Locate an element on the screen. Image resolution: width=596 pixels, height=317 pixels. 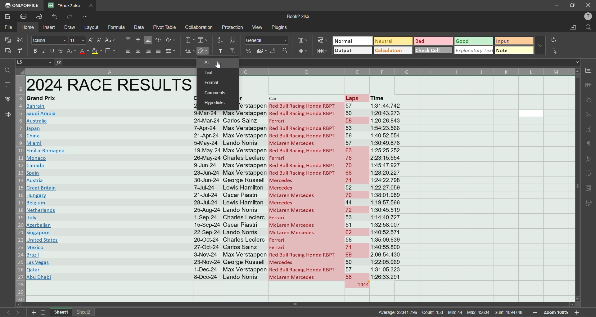
redo is located at coordinates (70, 16).